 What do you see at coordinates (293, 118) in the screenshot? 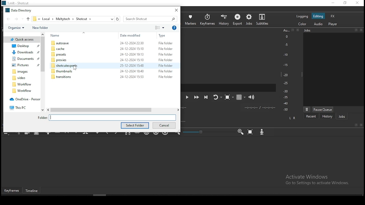
I see `Left and Right` at bounding box center [293, 118].